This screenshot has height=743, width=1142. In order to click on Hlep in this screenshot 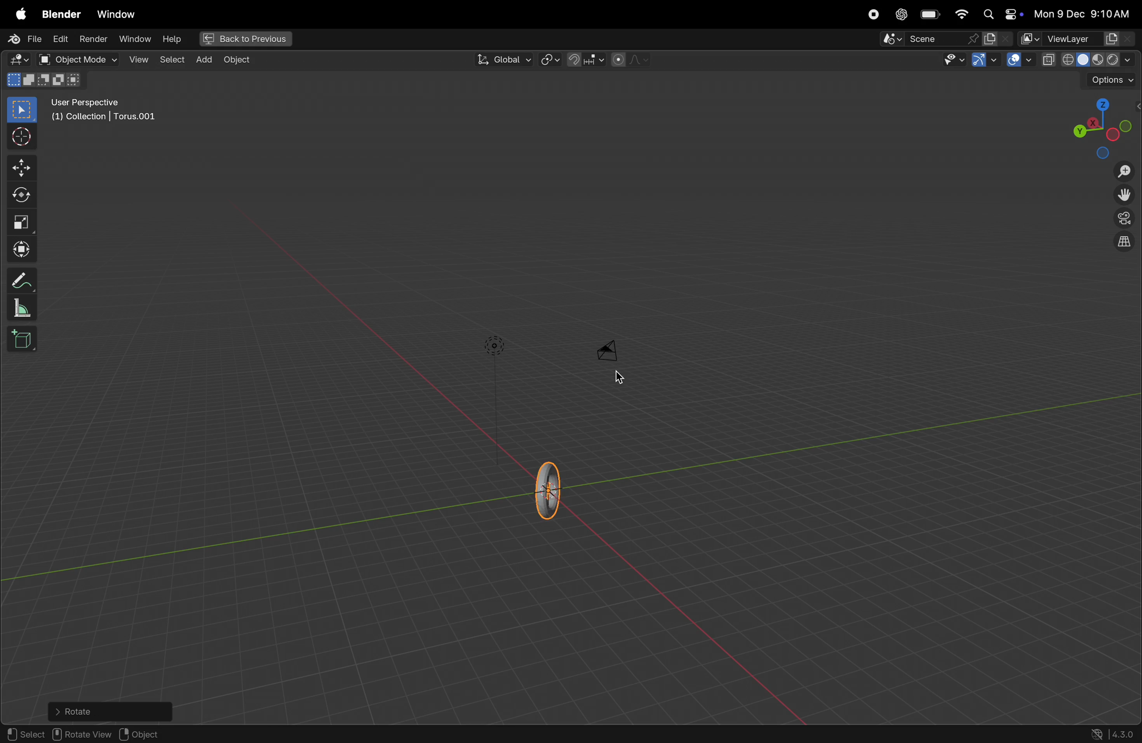, I will do `click(170, 39)`.